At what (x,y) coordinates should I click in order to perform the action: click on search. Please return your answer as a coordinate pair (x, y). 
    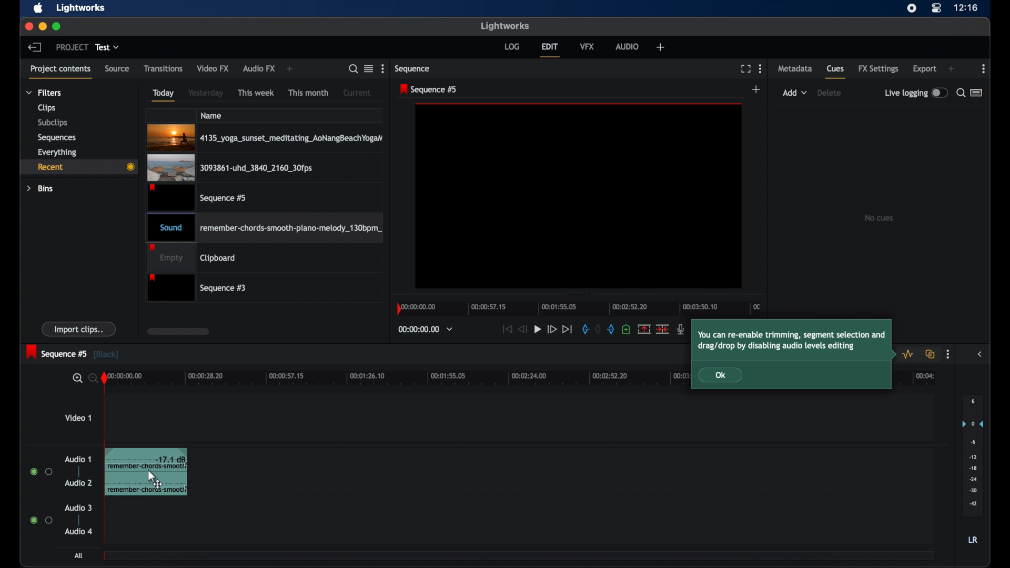
    Looking at the image, I should click on (83, 379).